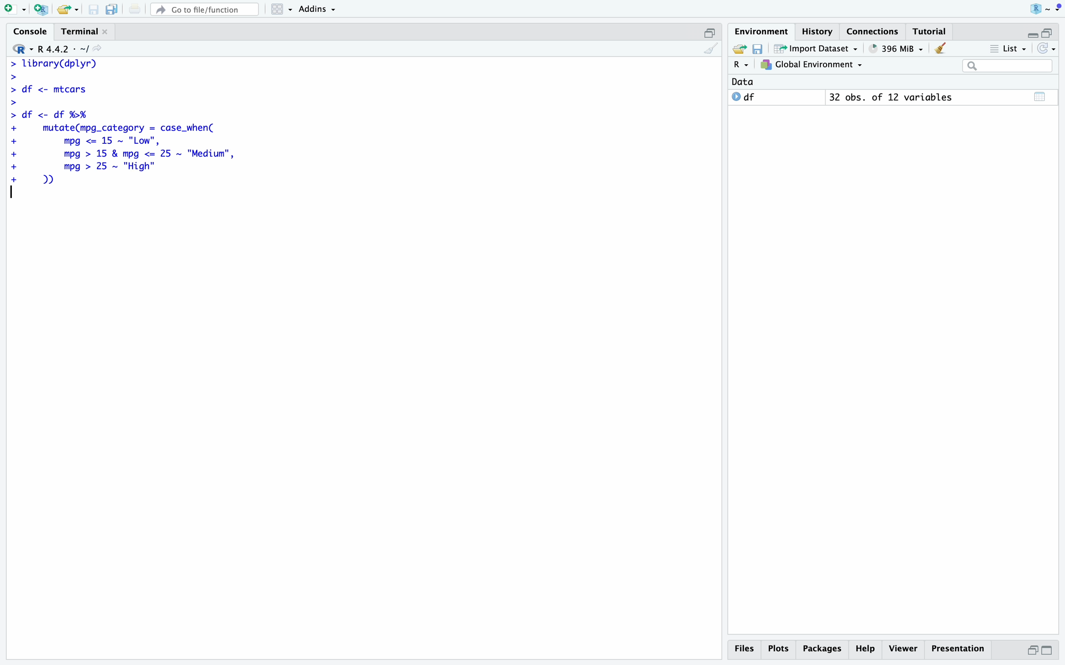  What do you see at coordinates (711, 48) in the screenshot?
I see `clean` at bounding box center [711, 48].